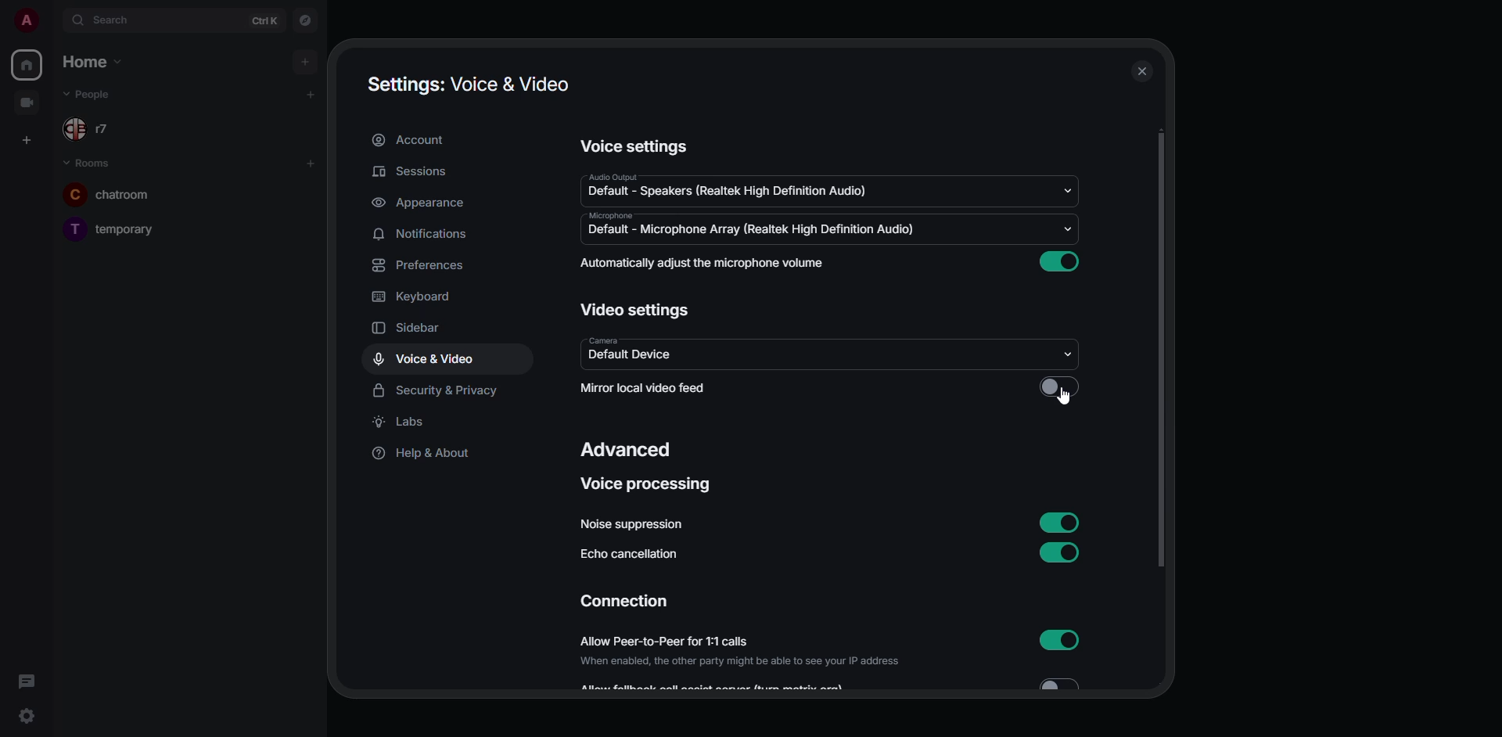  What do you see at coordinates (29, 20) in the screenshot?
I see `profile` at bounding box center [29, 20].